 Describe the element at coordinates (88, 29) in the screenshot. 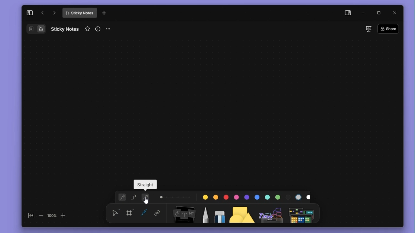

I see `favourite` at that location.